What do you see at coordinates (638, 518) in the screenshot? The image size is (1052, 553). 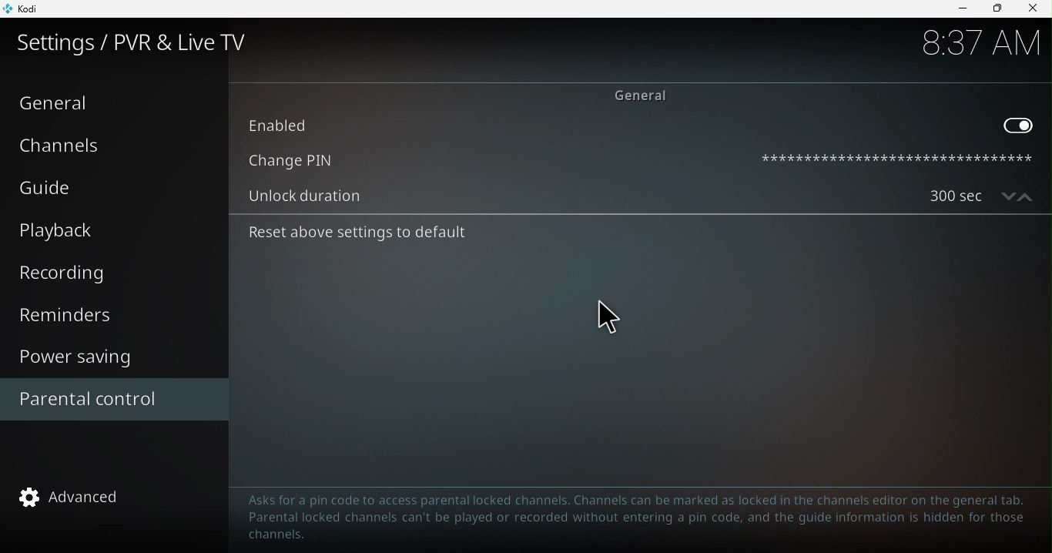 I see `Text to guide to help parental control configuration` at bounding box center [638, 518].